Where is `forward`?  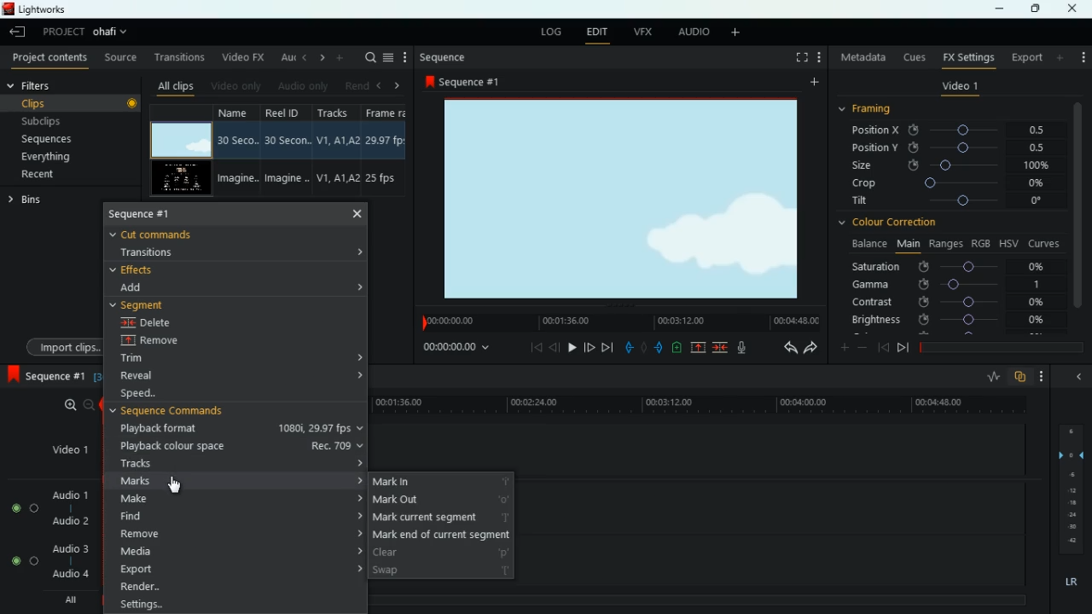
forward is located at coordinates (903, 350).